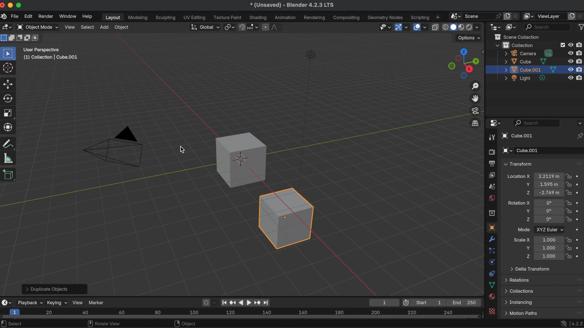 The height and width of the screenshot is (328, 584). What do you see at coordinates (530, 268) in the screenshot?
I see `delta transform` at bounding box center [530, 268].